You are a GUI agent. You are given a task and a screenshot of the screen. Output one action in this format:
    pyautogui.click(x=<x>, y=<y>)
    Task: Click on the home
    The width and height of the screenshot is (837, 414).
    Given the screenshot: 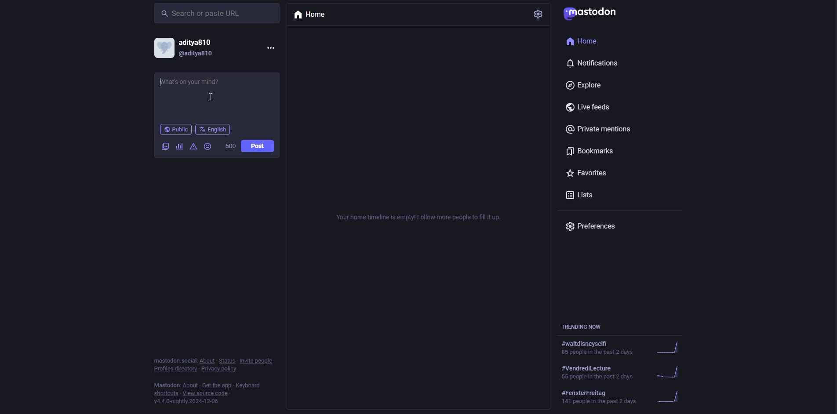 What is the action you would take?
    pyautogui.click(x=311, y=15)
    